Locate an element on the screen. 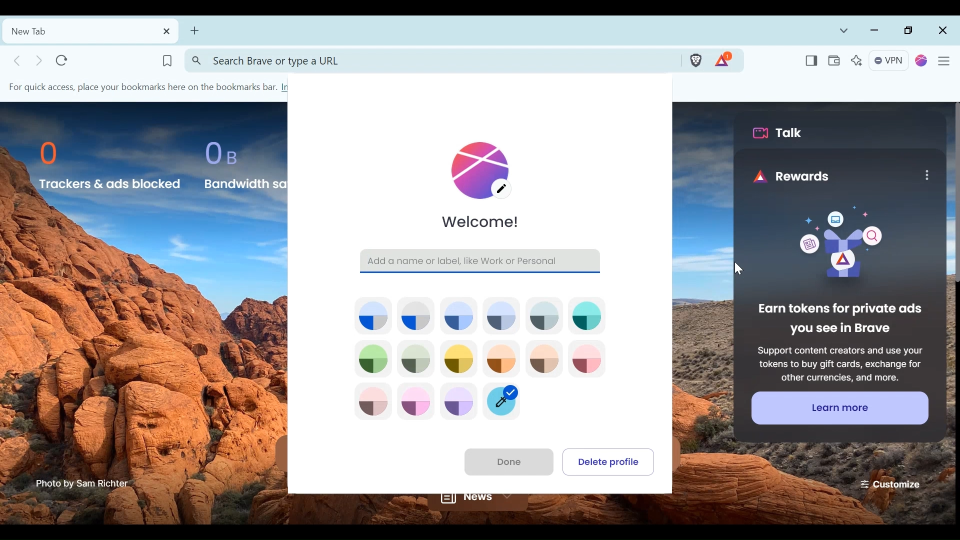  Add new Tab is located at coordinates (194, 32).